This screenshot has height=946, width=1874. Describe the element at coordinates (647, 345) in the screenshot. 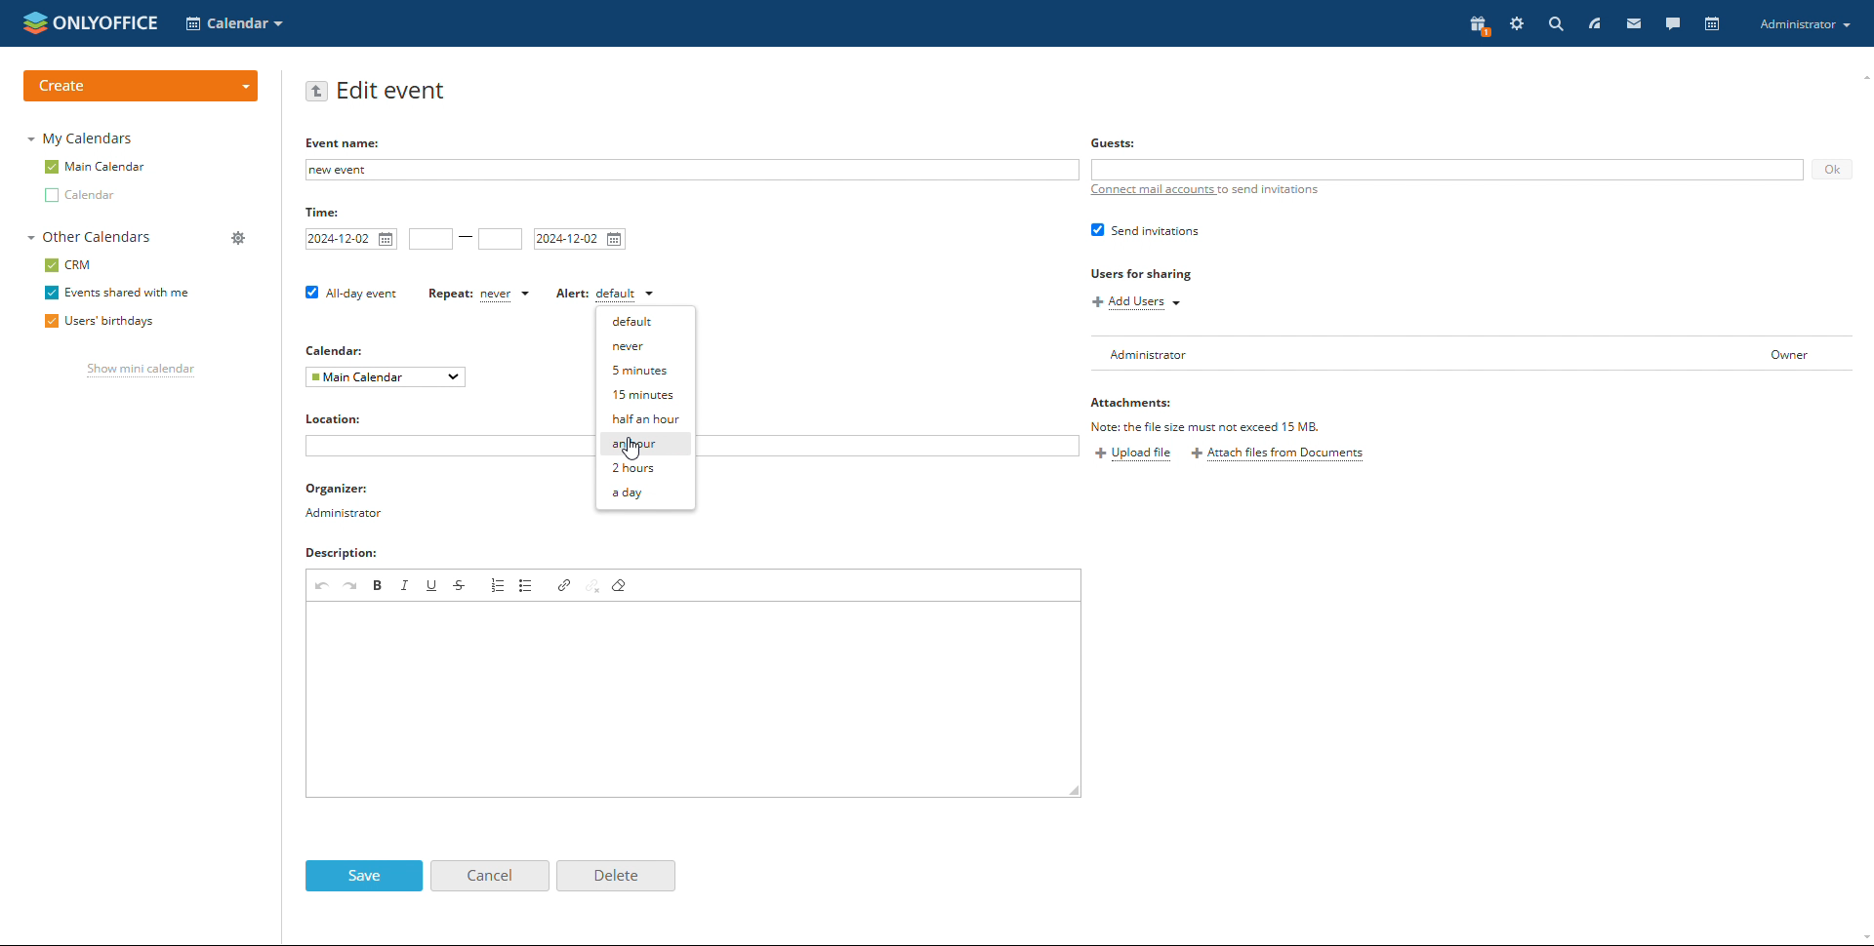

I see `never` at that location.